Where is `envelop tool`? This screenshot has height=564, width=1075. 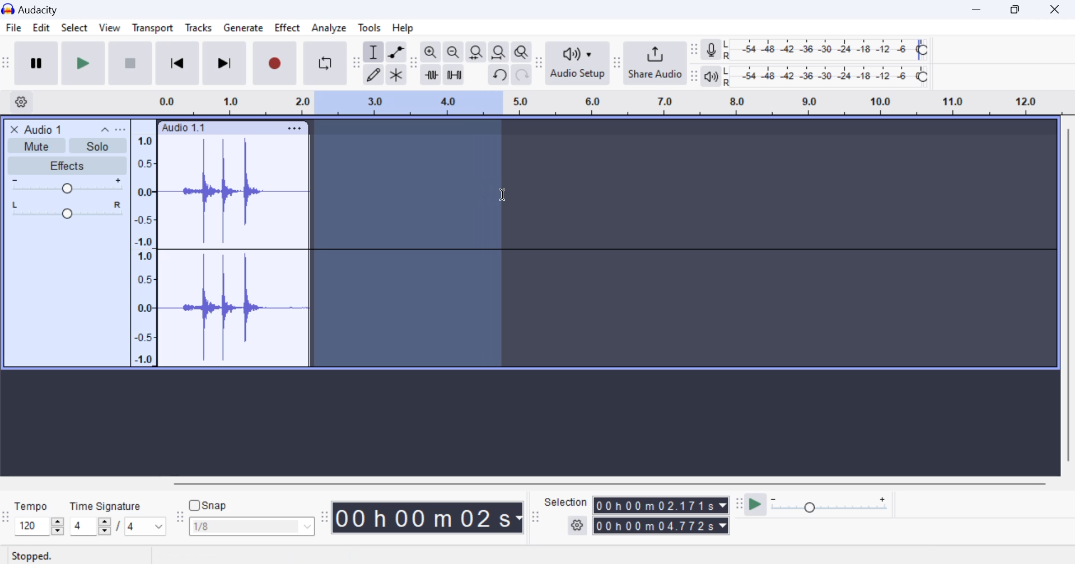
envelop tool is located at coordinates (396, 53).